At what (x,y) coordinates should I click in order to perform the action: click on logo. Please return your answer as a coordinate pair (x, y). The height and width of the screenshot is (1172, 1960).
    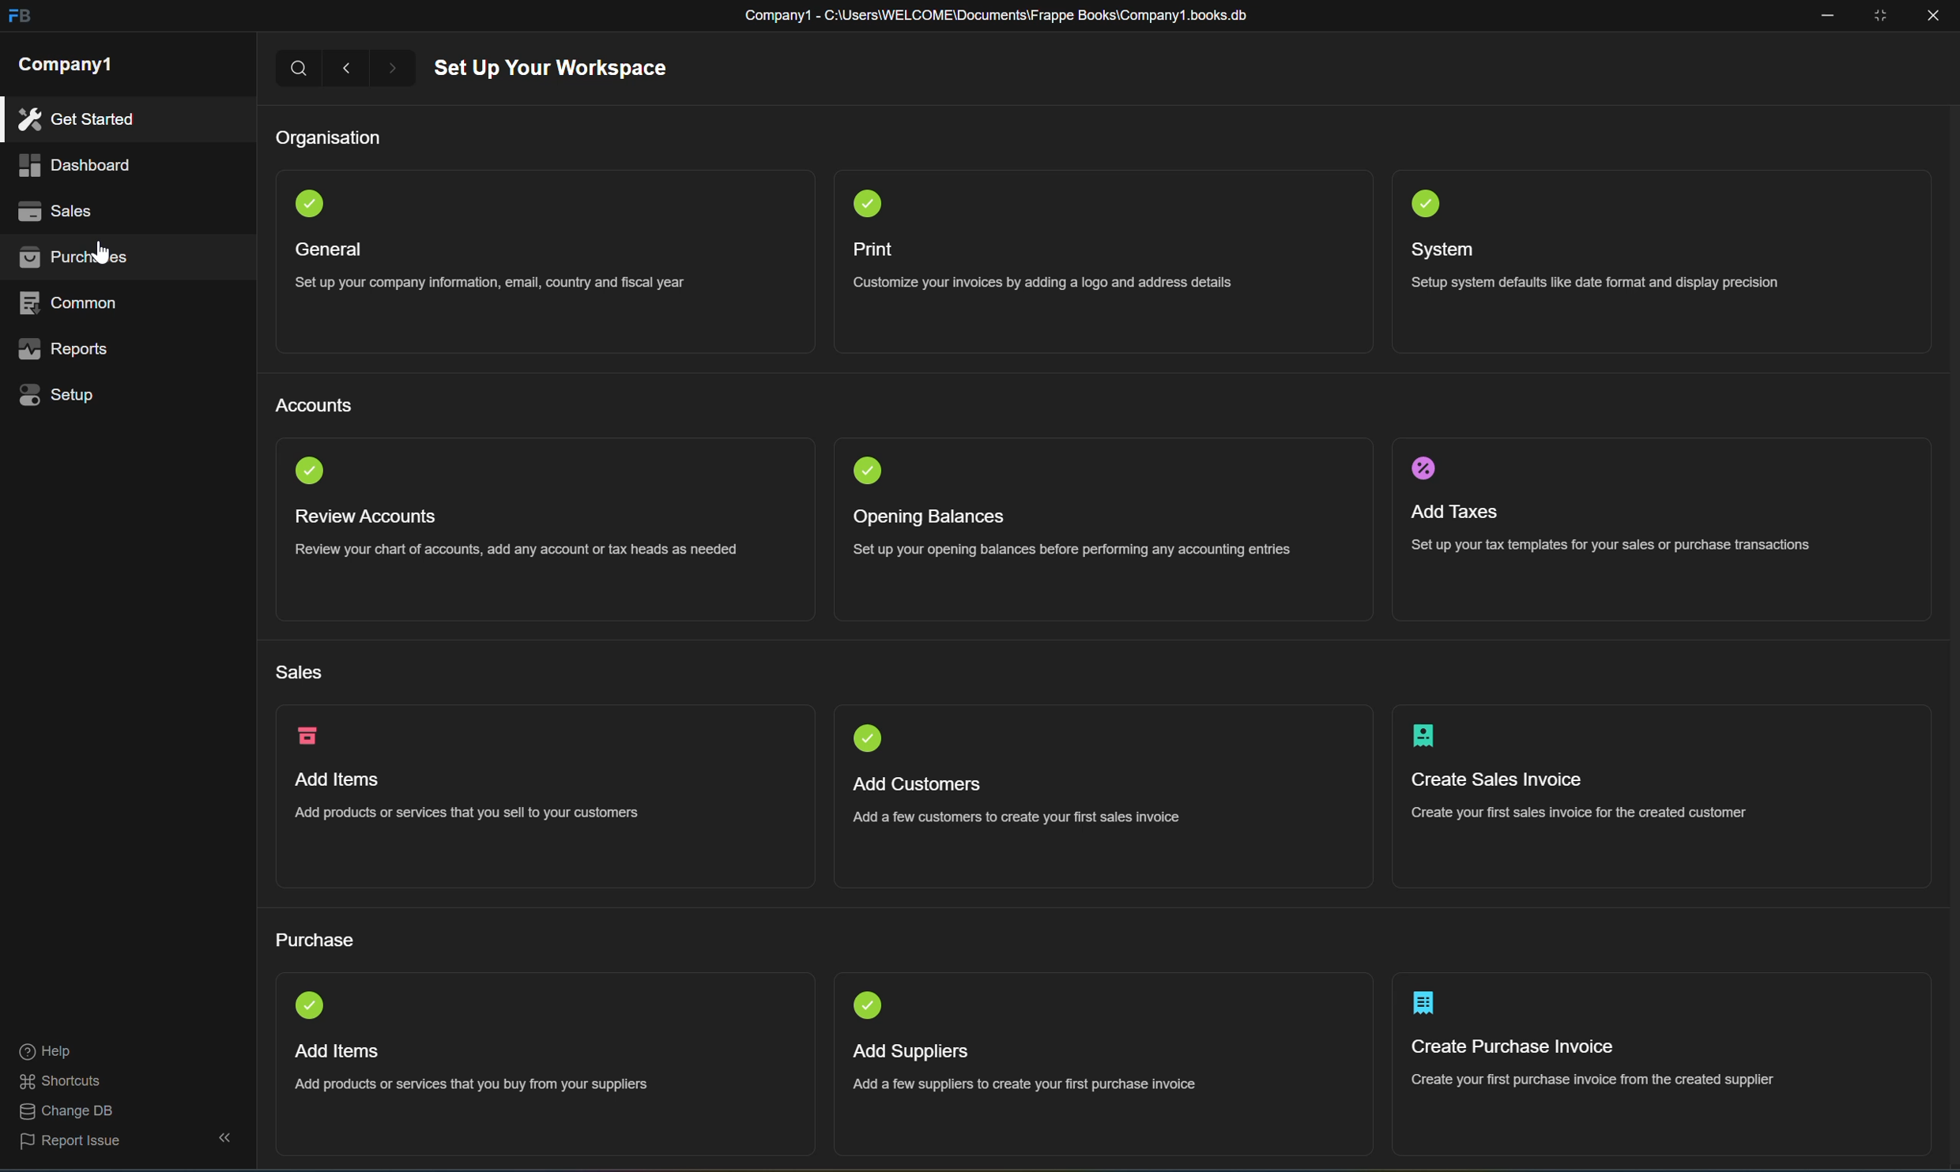
    Looking at the image, I should click on (1423, 205).